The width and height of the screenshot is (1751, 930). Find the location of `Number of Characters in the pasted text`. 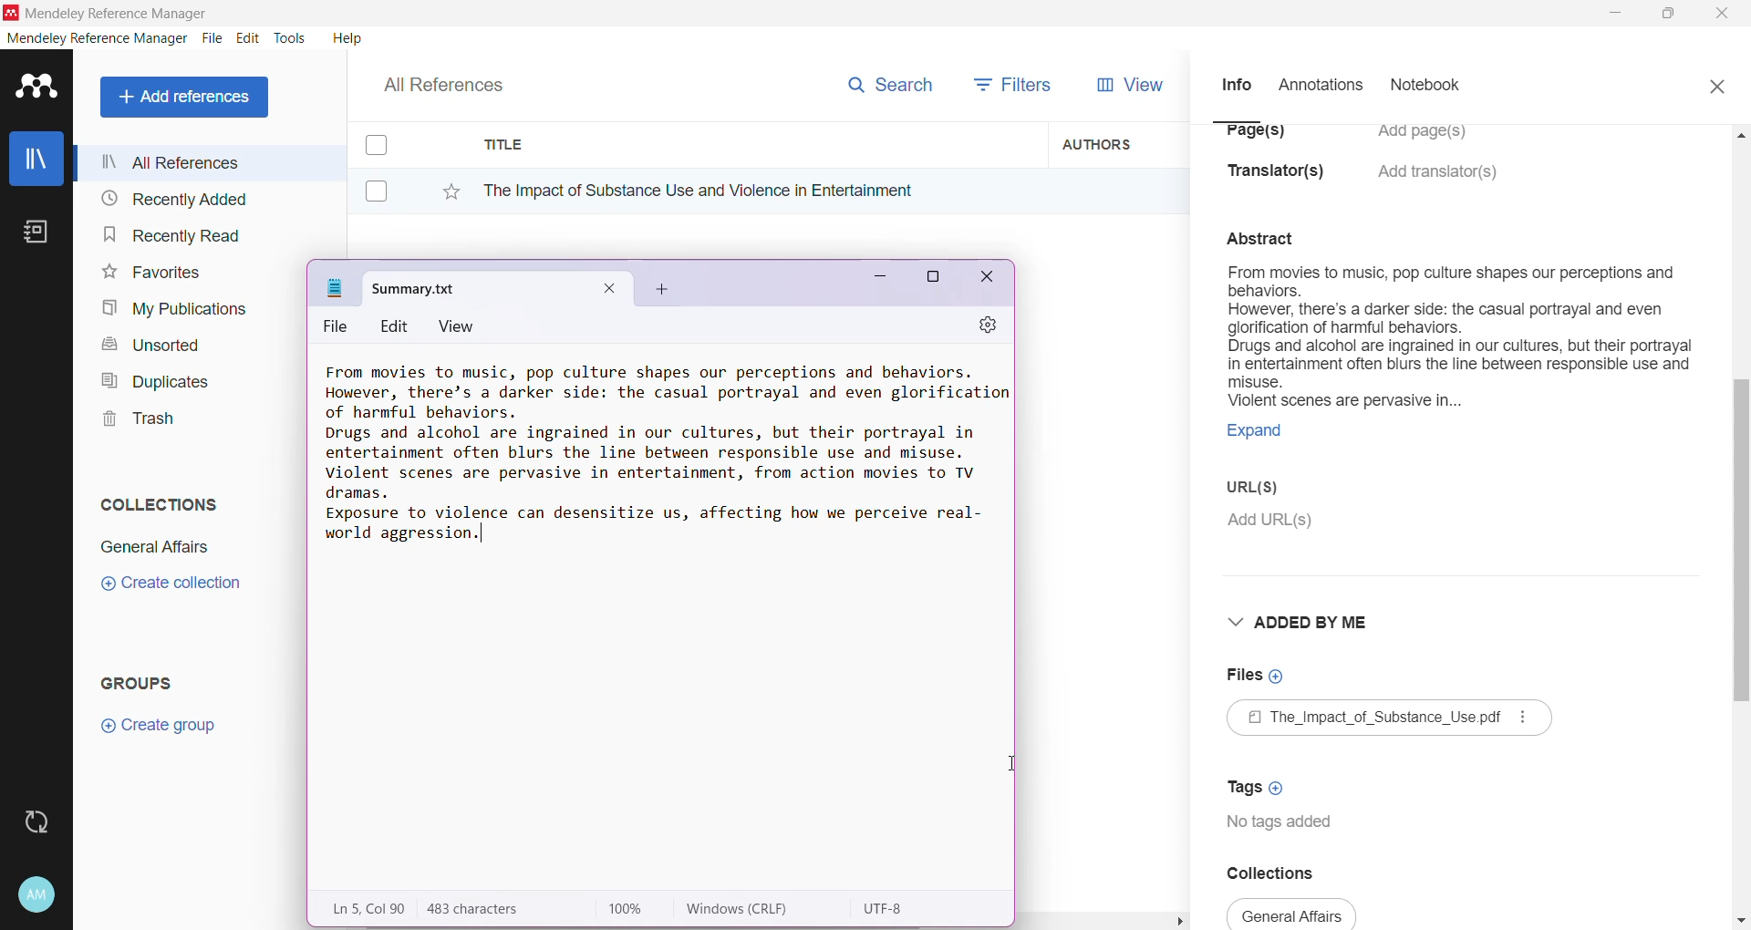

Number of Characters in the pasted text is located at coordinates (489, 909).